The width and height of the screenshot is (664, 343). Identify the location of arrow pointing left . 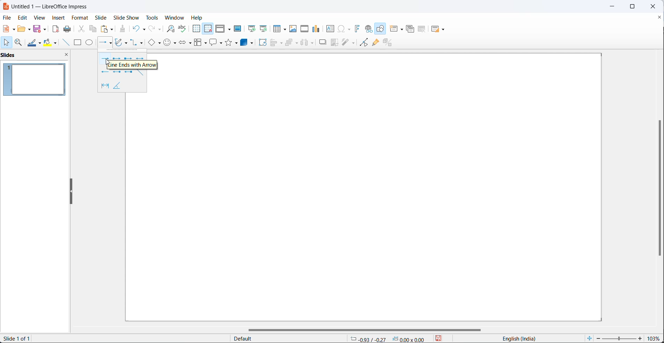
(104, 73).